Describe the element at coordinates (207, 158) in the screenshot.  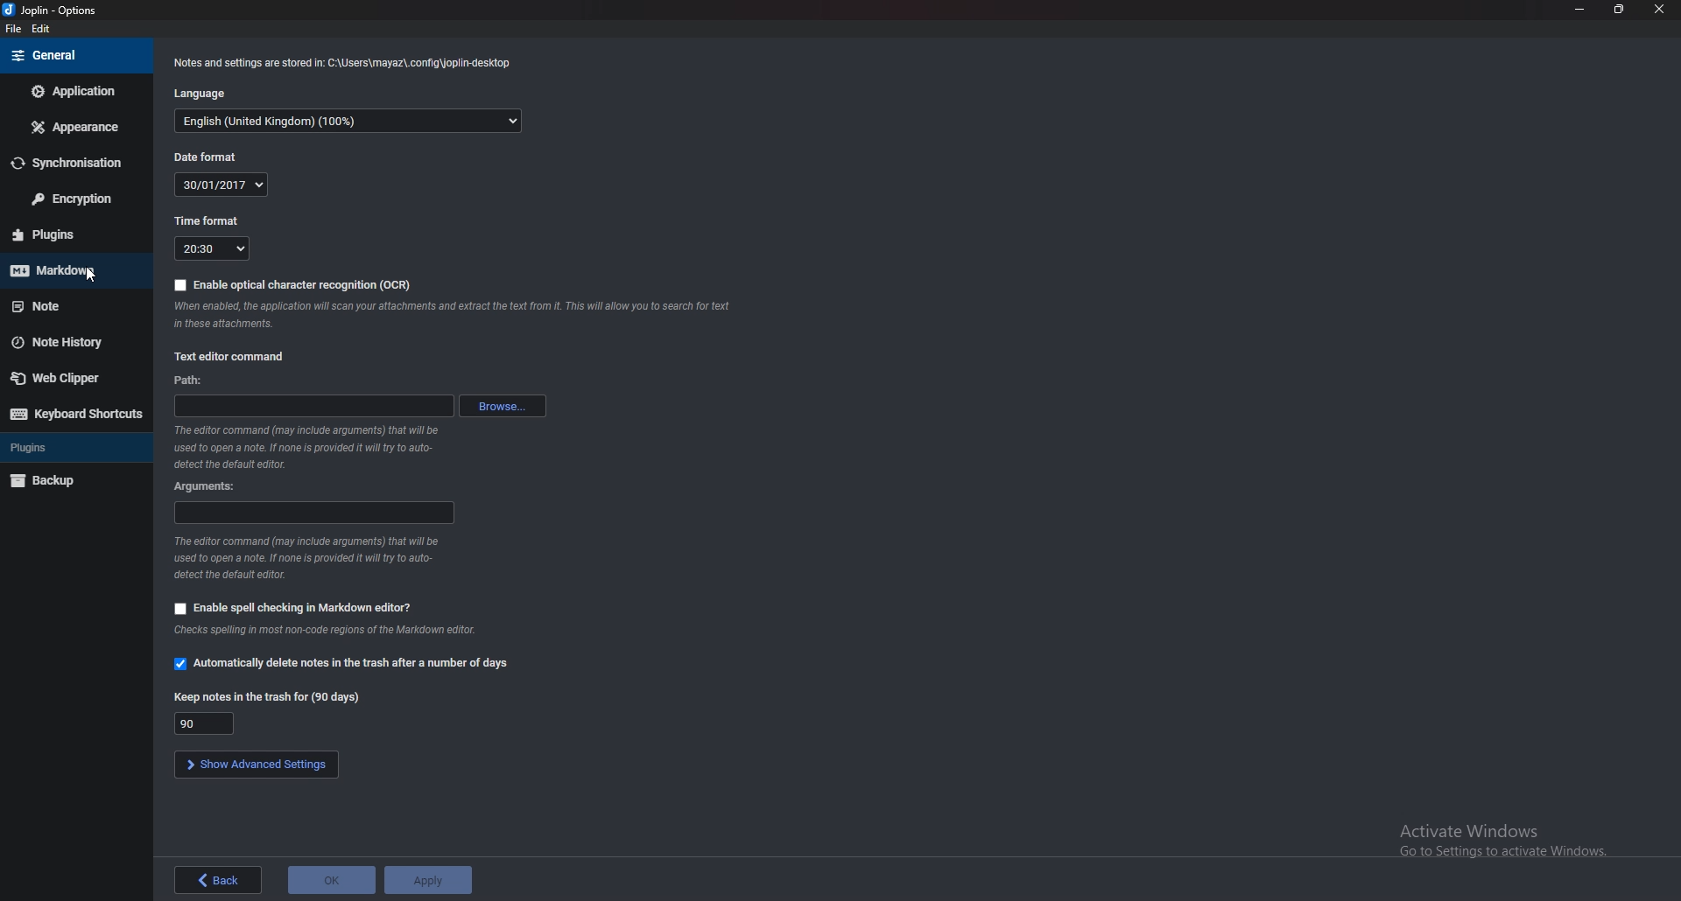
I see `Date format` at that location.